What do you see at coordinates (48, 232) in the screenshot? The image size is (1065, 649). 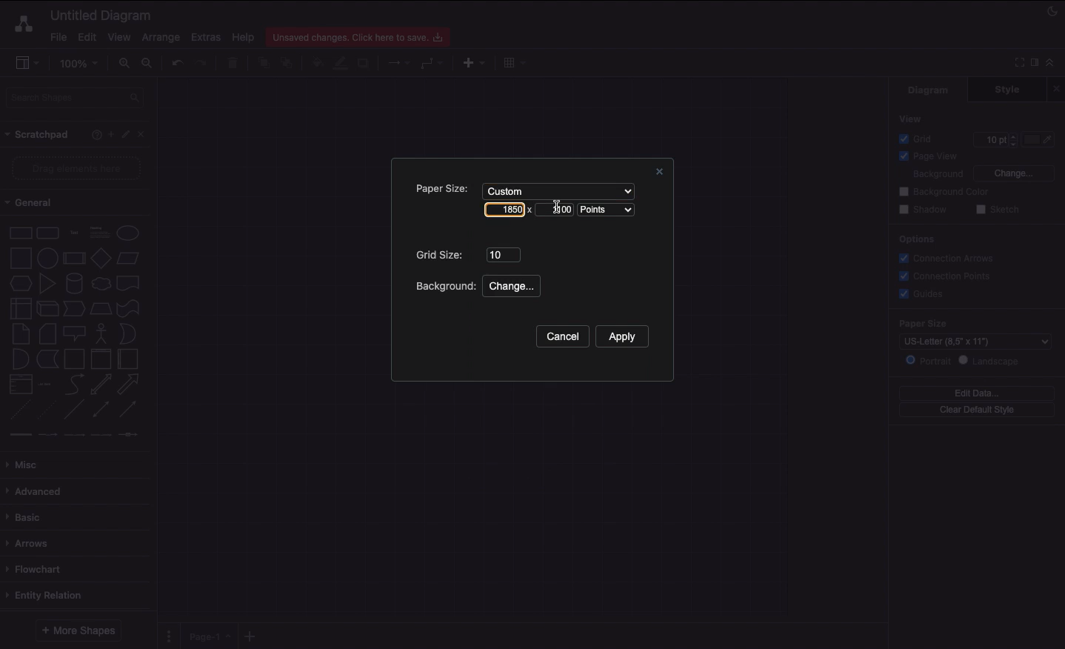 I see `Rounded rectangle` at bounding box center [48, 232].